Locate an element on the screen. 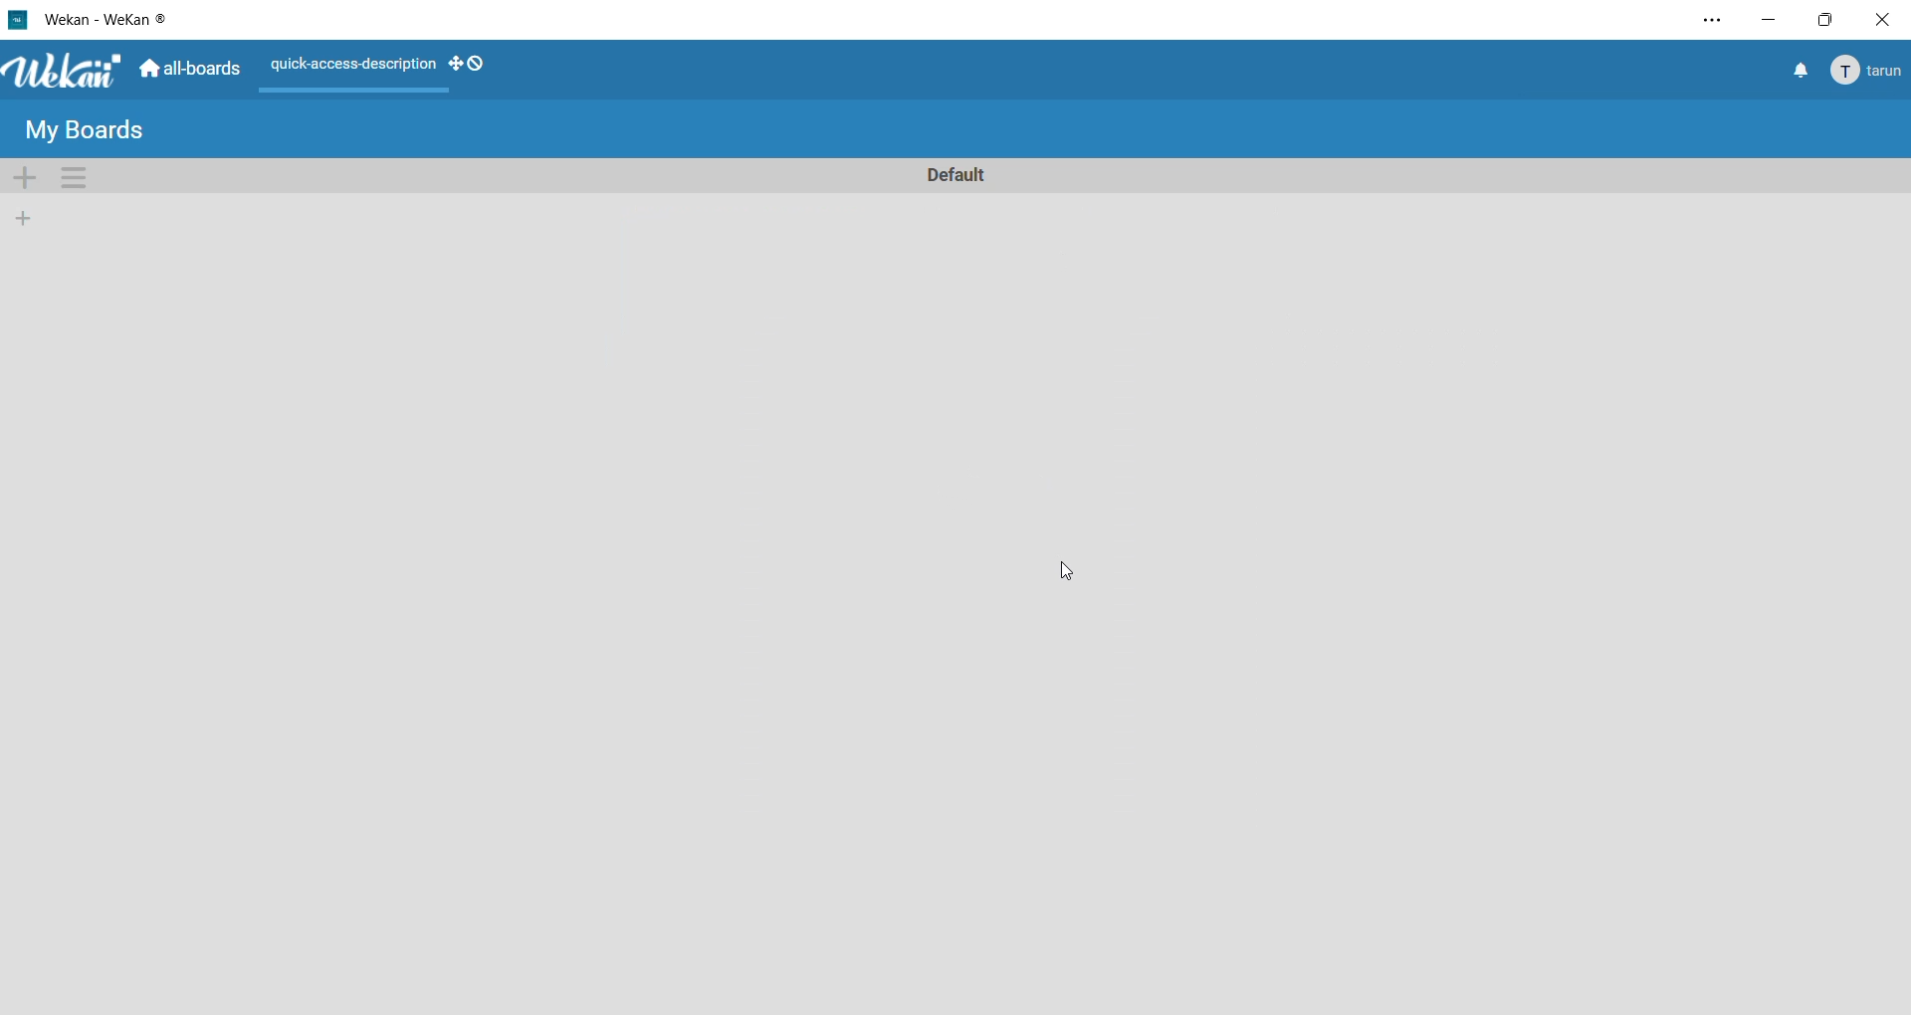  wekan is located at coordinates (65, 73).